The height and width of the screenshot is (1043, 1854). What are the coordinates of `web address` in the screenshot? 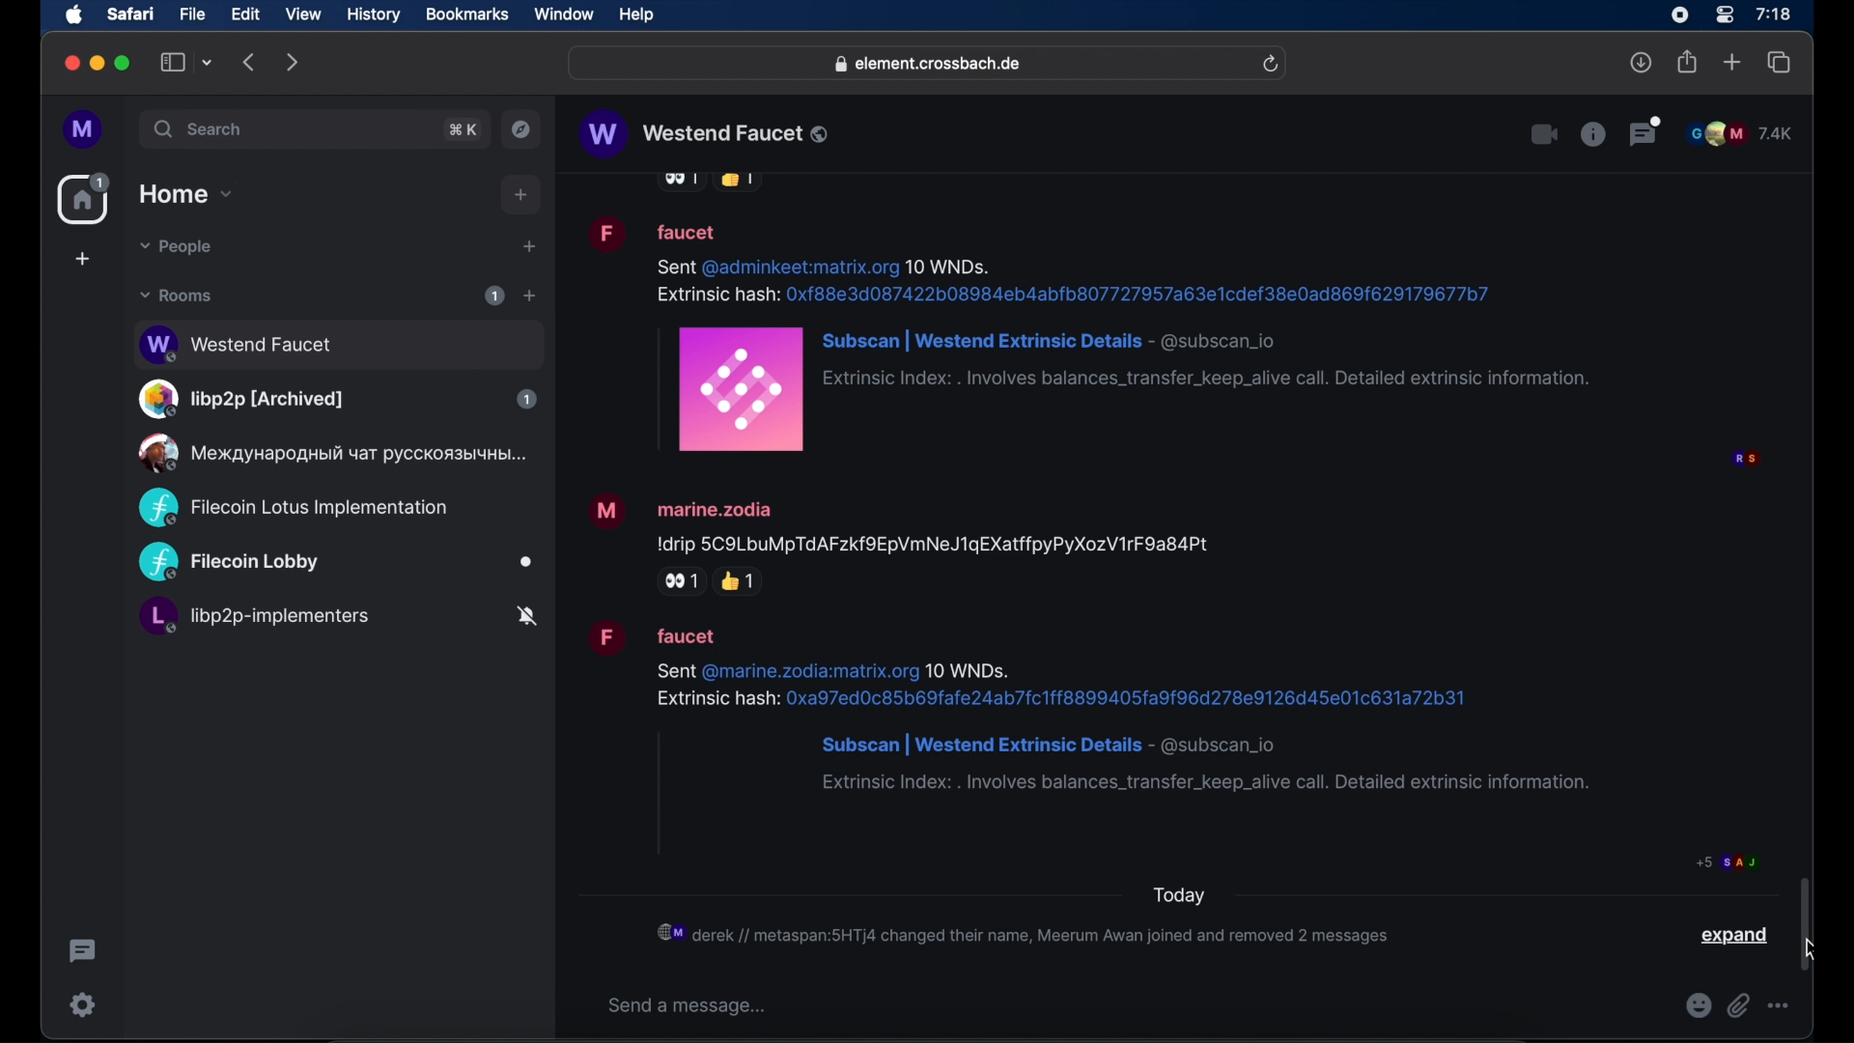 It's located at (930, 65).